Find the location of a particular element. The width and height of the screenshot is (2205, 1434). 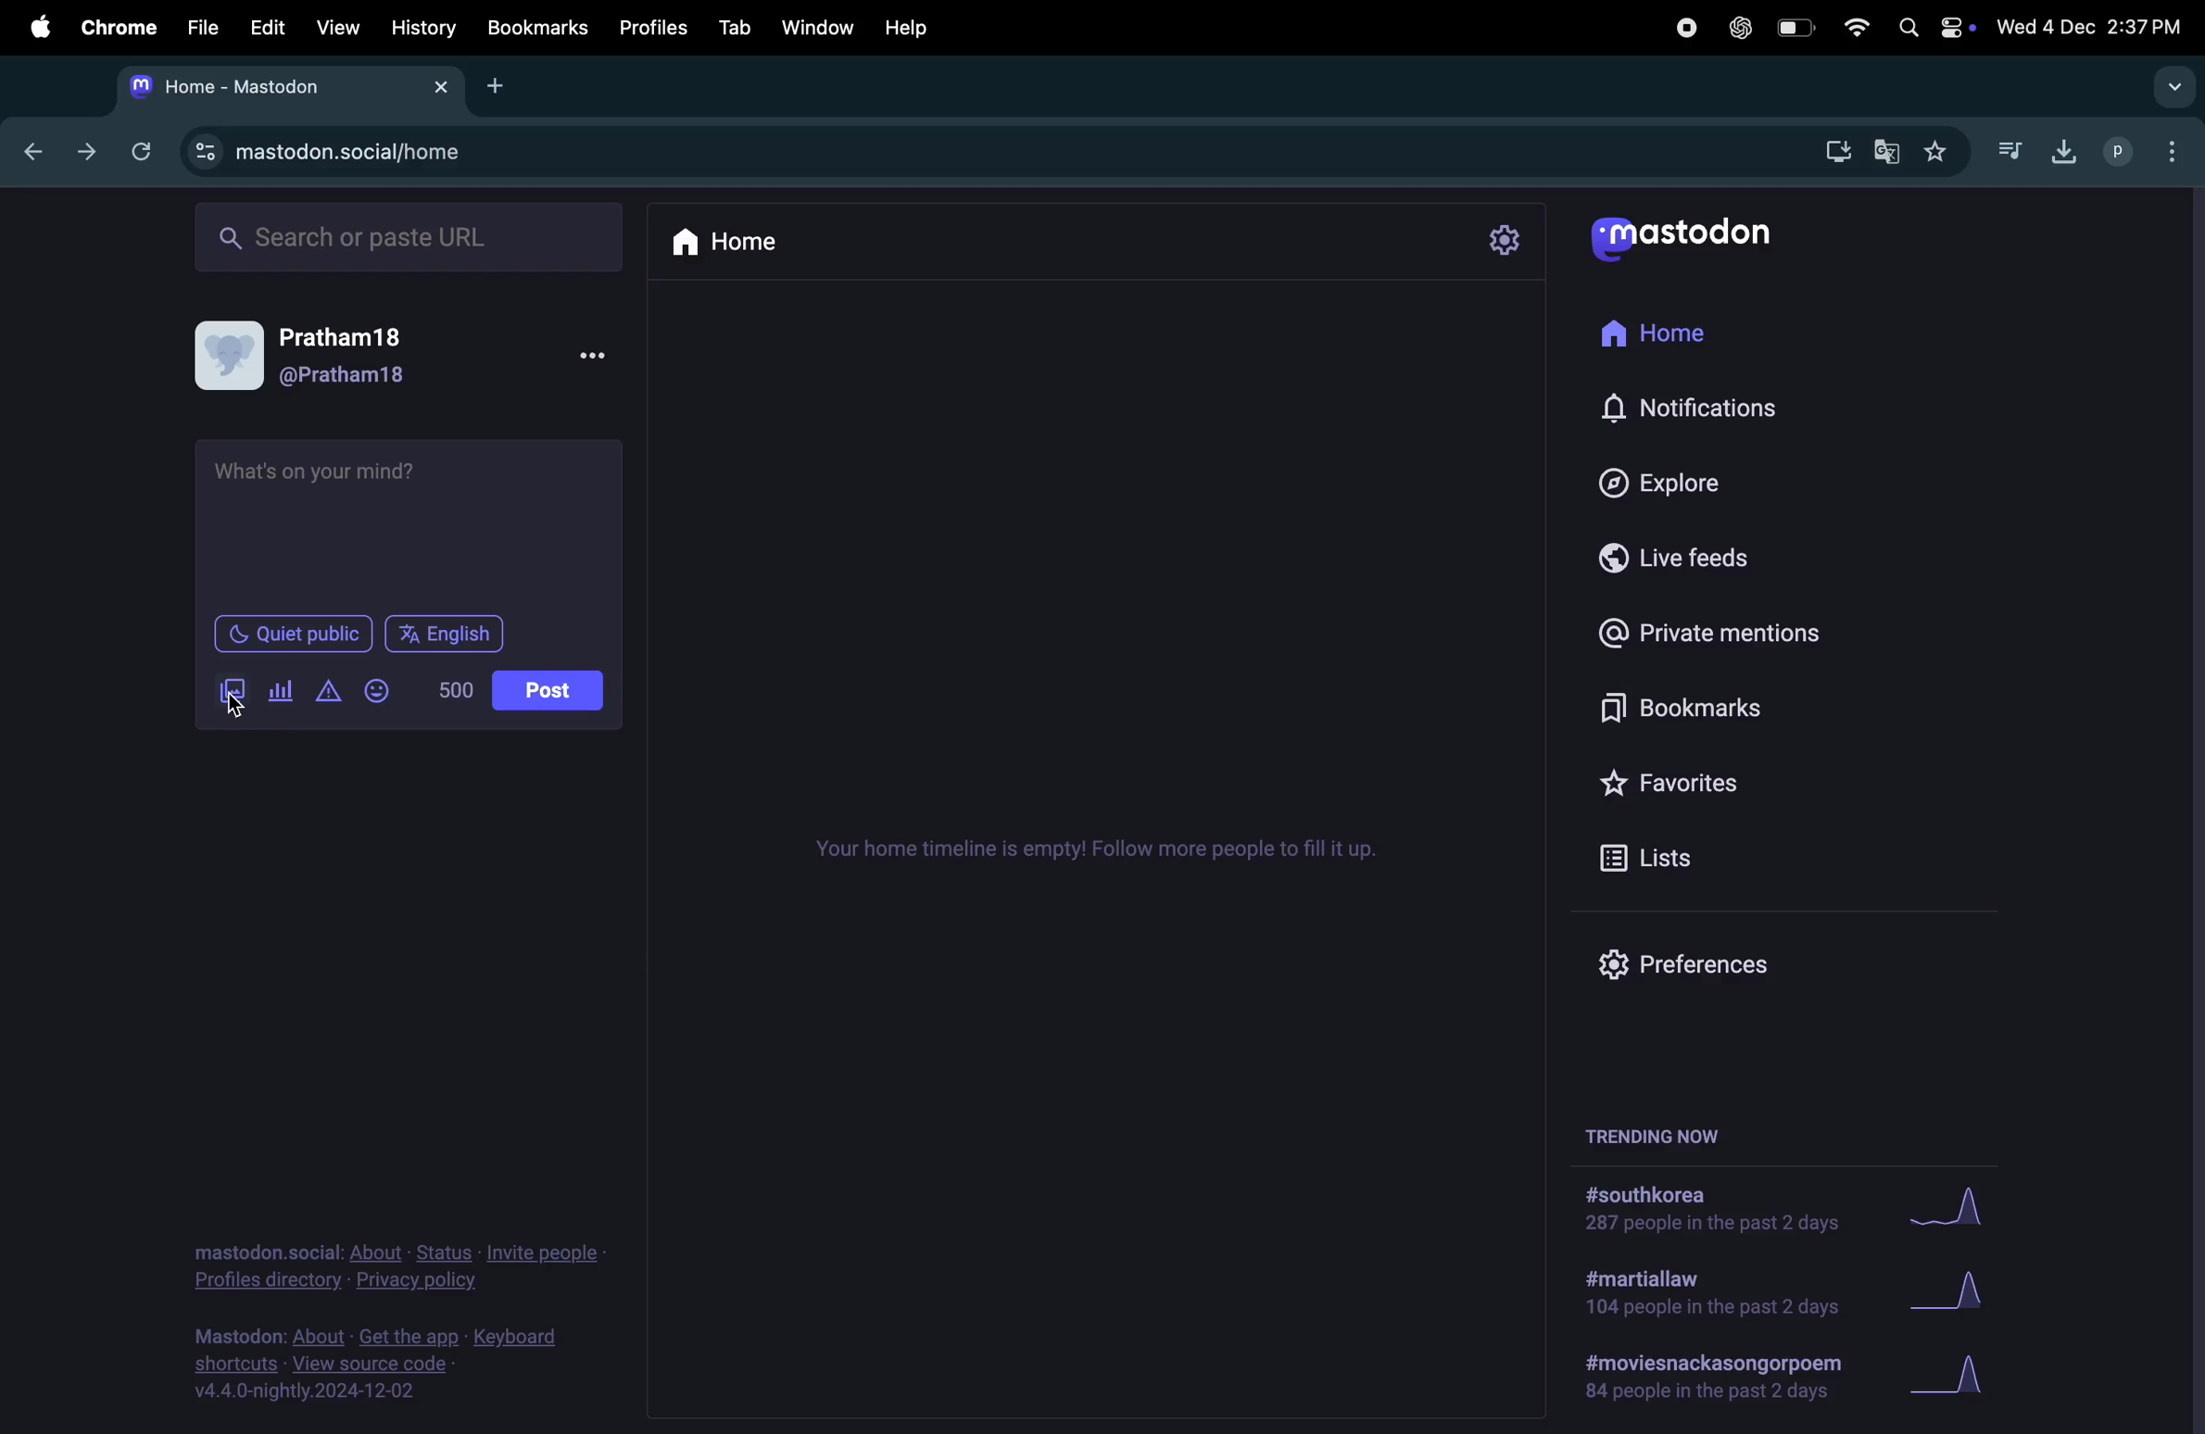

English is located at coordinates (444, 634).